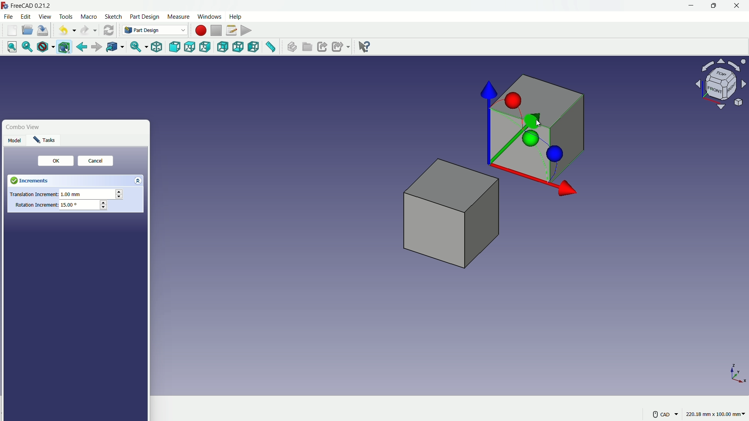 Image resolution: width=749 pixels, height=421 pixels. Describe the element at coordinates (45, 141) in the screenshot. I see `task` at that location.